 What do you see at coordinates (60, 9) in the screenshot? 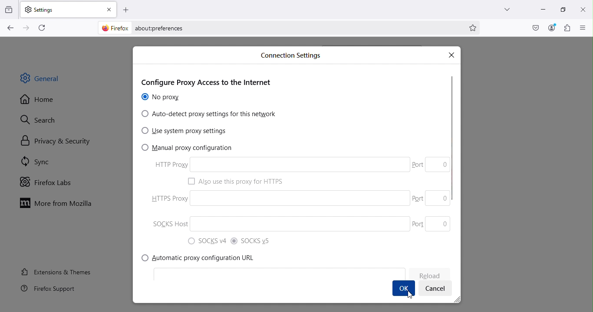
I see `Settings tab` at bounding box center [60, 9].